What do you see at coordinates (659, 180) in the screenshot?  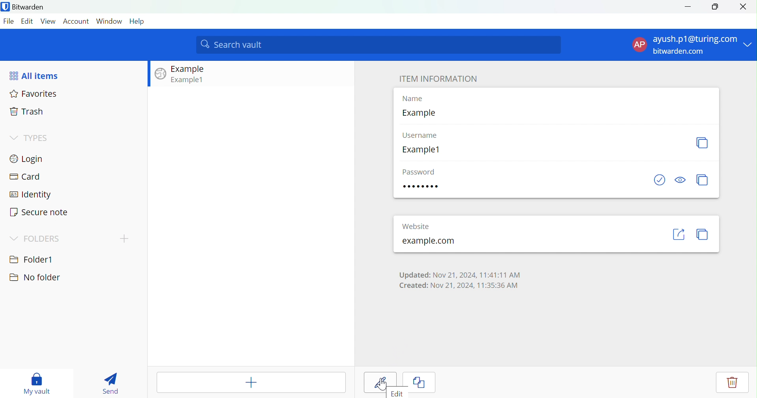 I see `Check if password has been exposed.` at bounding box center [659, 180].